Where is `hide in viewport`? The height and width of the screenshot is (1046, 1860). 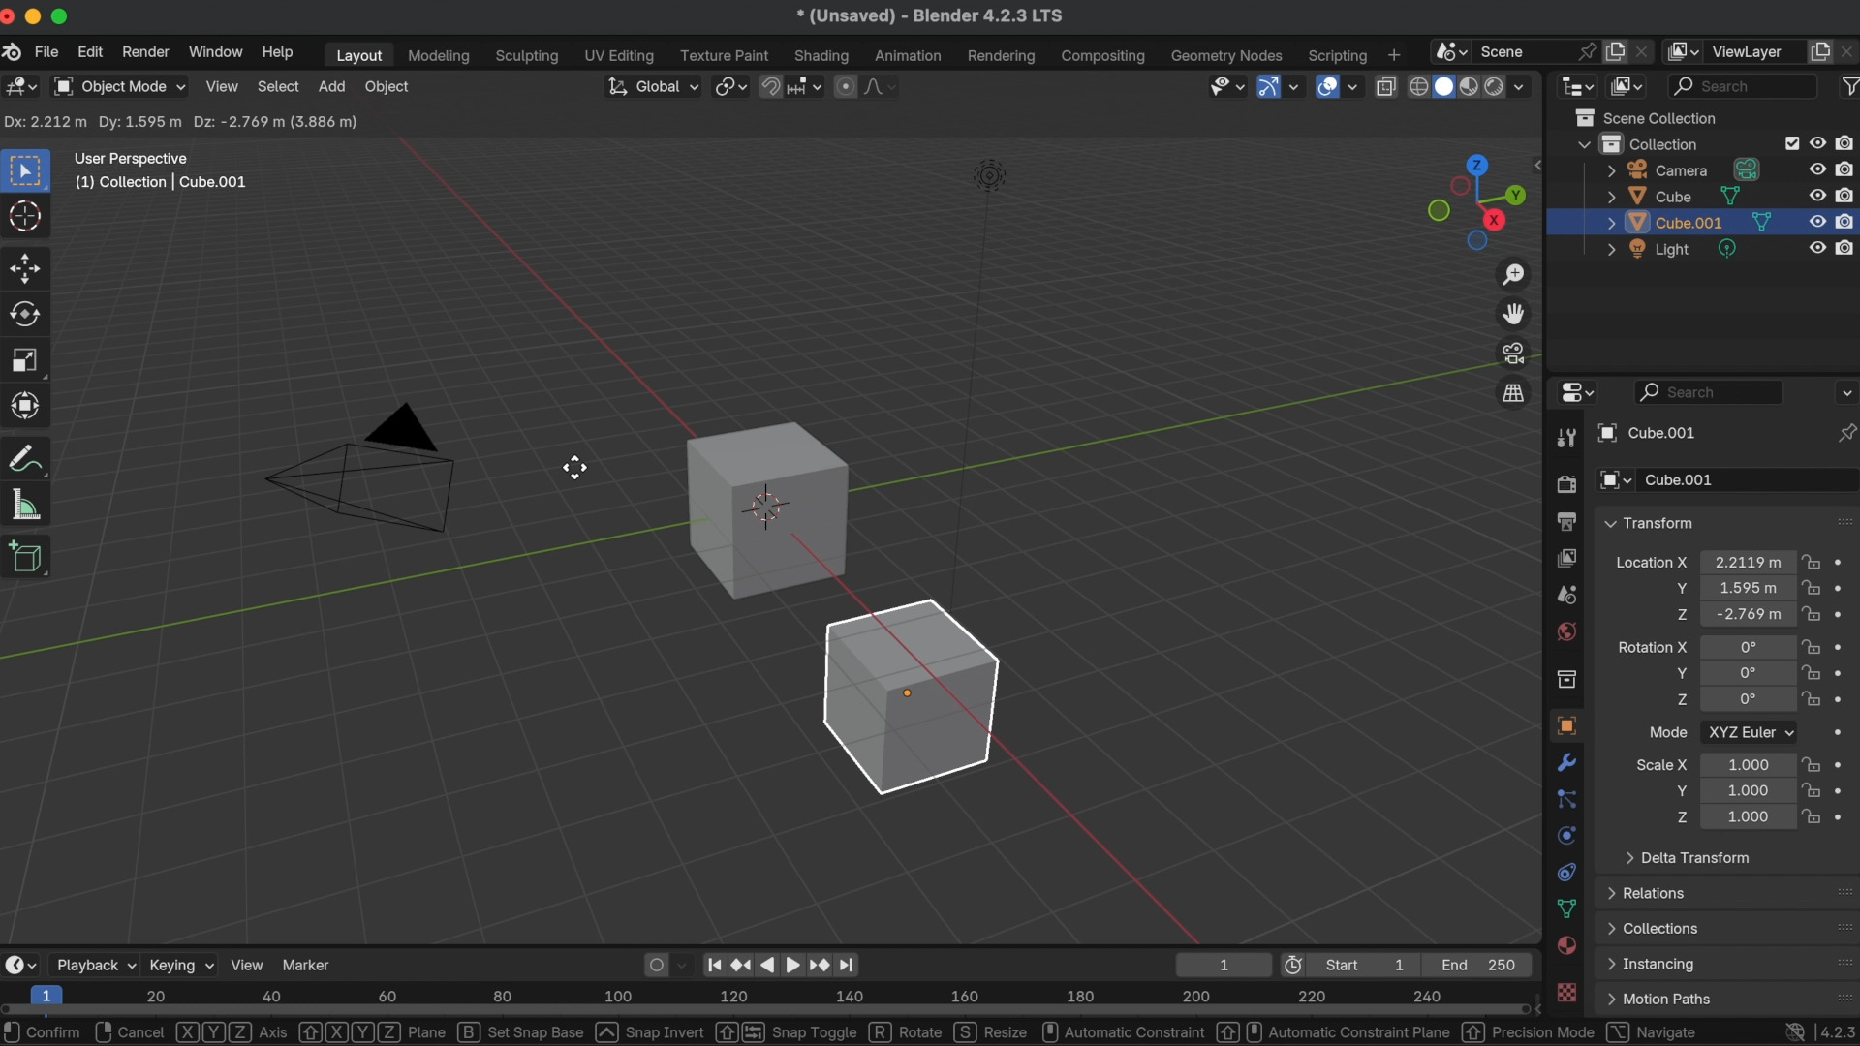 hide in viewport is located at coordinates (1817, 250).